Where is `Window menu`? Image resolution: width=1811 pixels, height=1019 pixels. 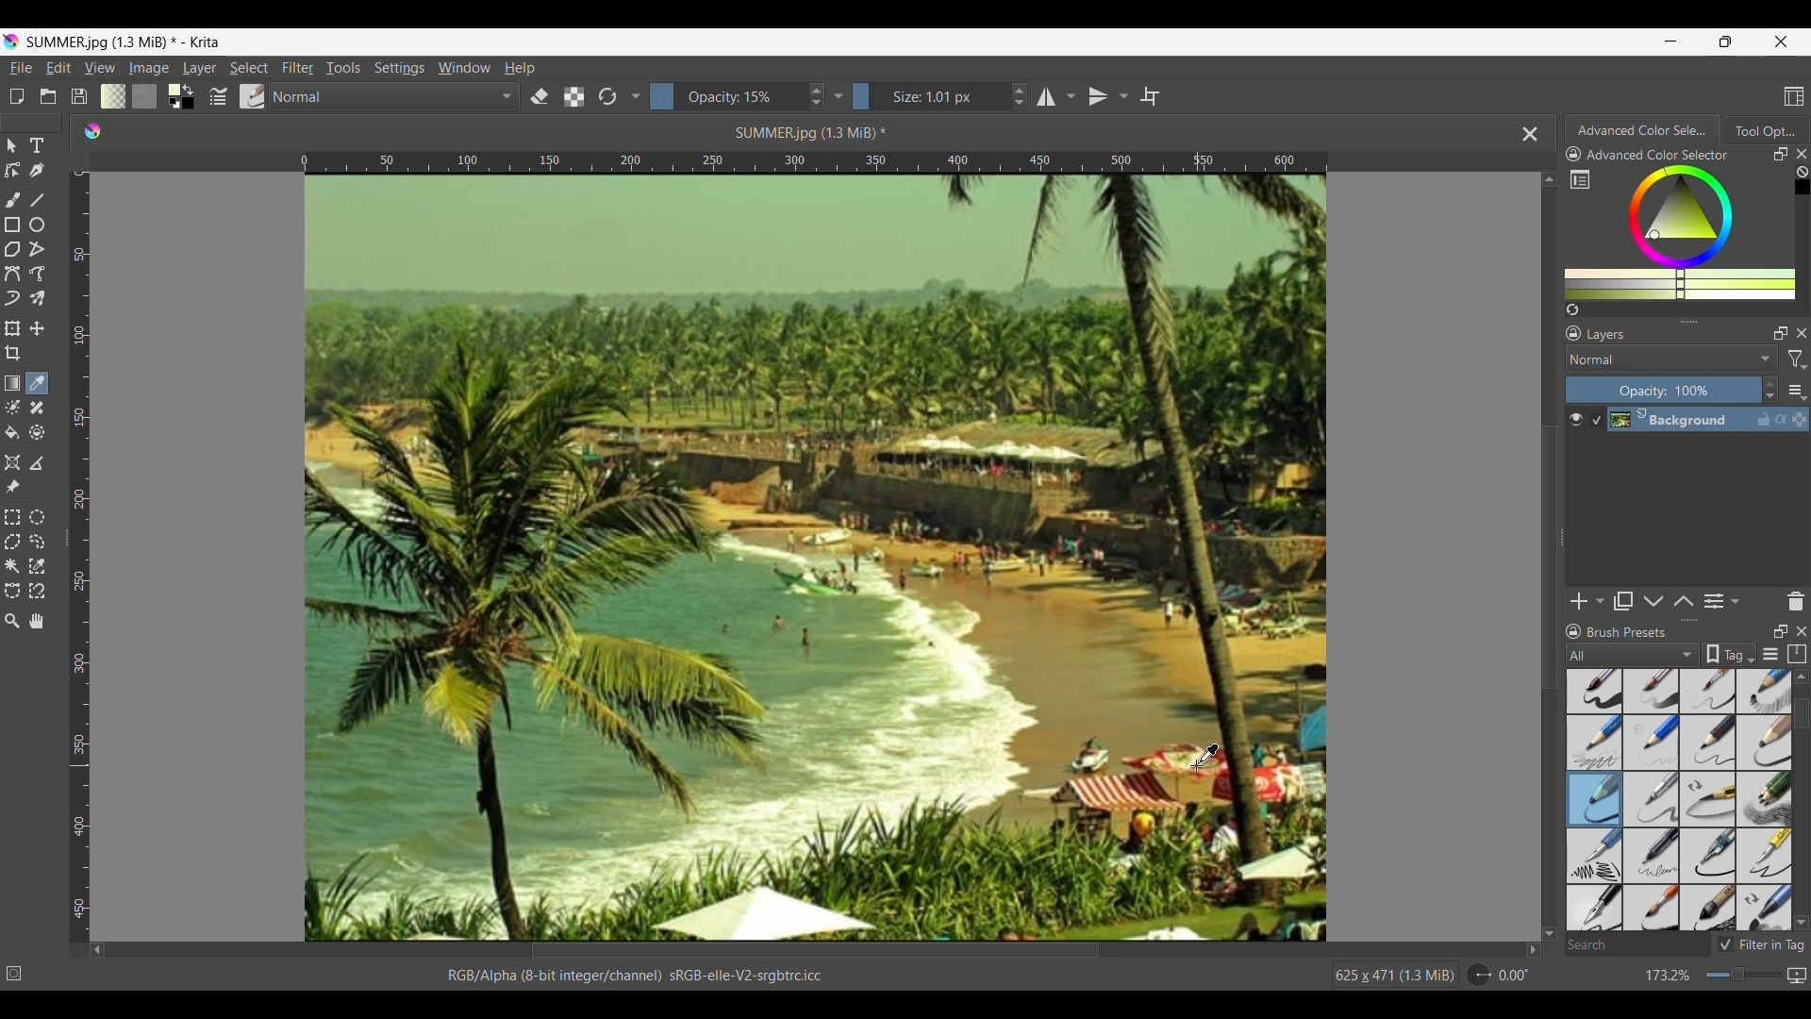 Window menu is located at coordinates (463, 67).